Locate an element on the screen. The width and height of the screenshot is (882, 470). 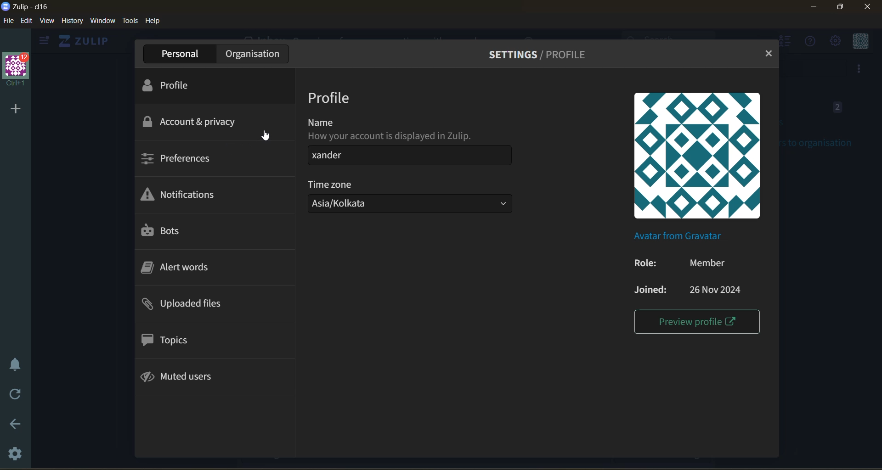
enable do not disturb is located at coordinates (15, 364).